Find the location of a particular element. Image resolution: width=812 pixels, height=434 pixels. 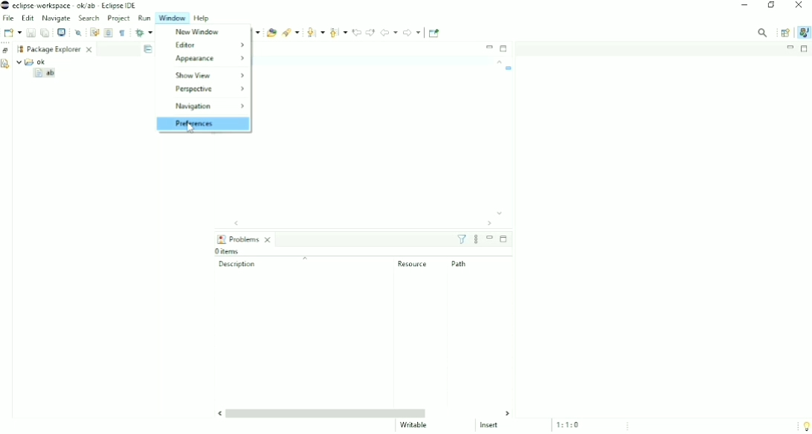

Horizontal scrollbar is located at coordinates (360, 223).